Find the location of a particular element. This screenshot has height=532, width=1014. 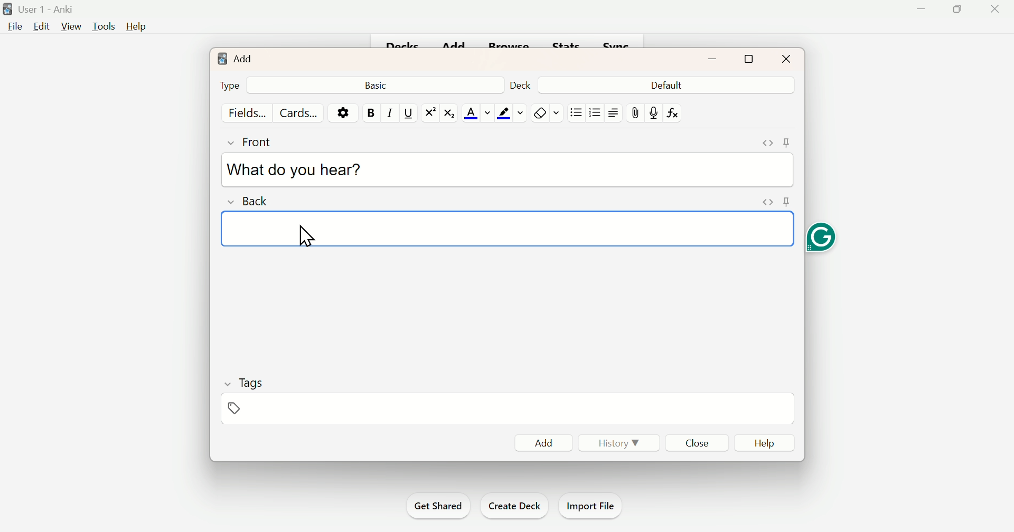

Close is located at coordinates (995, 9).